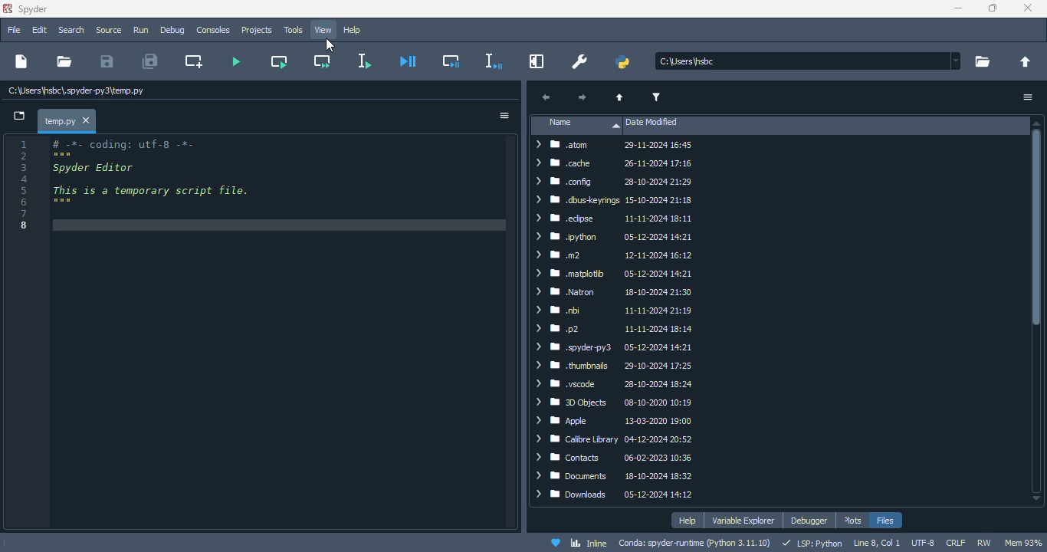  Describe the element at coordinates (40, 29) in the screenshot. I see `edit` at that location.